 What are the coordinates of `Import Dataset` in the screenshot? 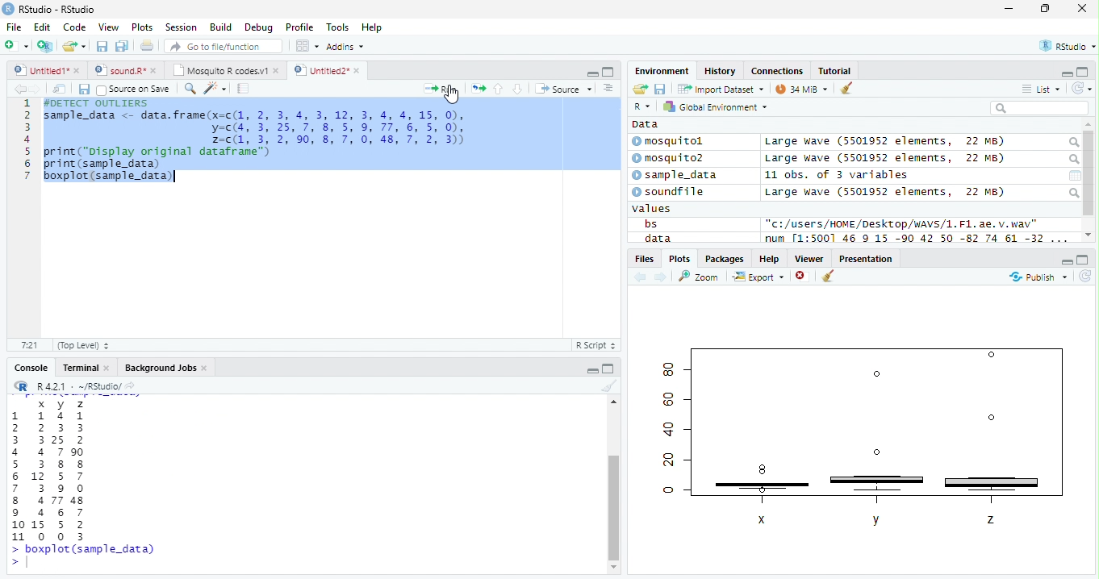 It's located at (721, 90).